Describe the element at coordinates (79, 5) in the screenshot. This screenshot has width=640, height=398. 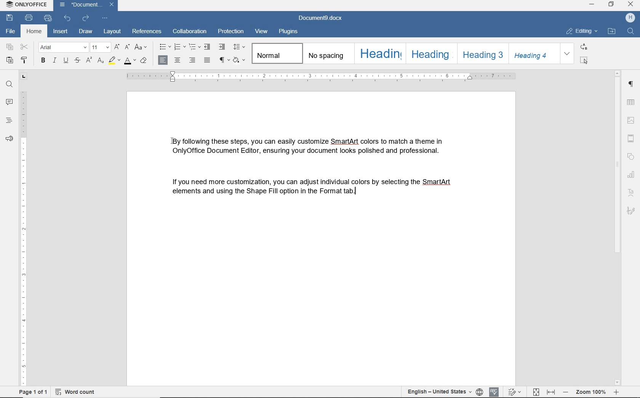
I see `document name` at that location.